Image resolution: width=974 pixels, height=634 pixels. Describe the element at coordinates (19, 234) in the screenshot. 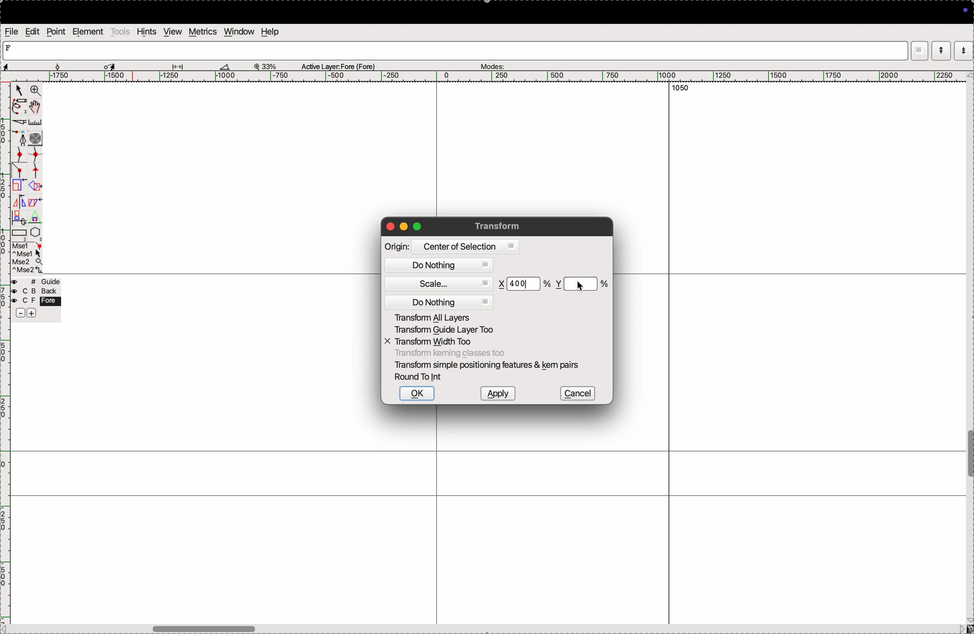

I see `rectangle` at that location.